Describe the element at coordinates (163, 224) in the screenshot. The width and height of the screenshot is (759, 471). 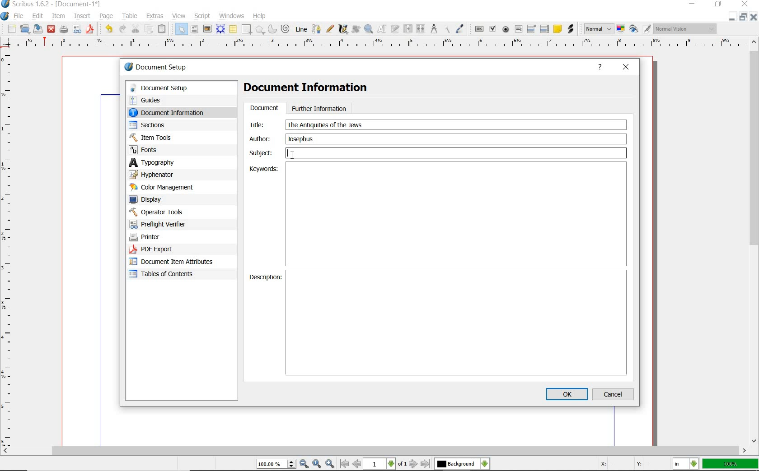
I see `preflight verifier` at that location.